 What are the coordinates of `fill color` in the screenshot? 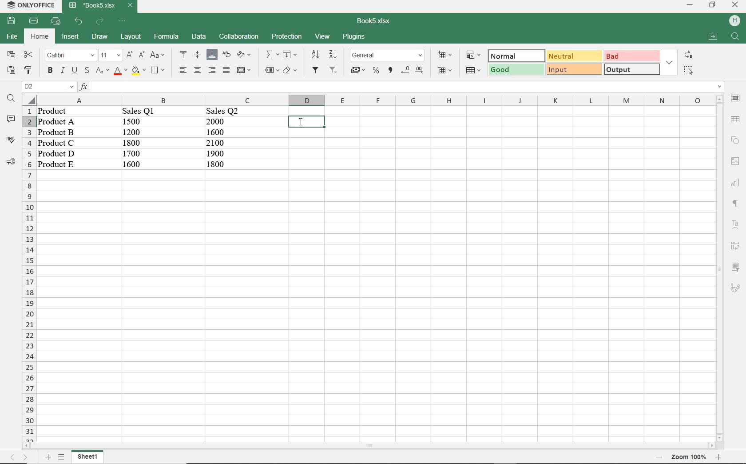 It's located at (138, 70).